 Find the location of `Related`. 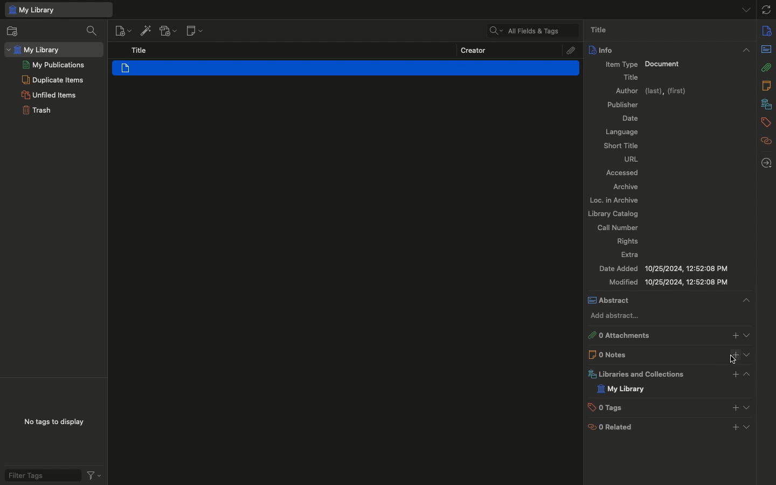

Related is located at coordinates (767, 142).